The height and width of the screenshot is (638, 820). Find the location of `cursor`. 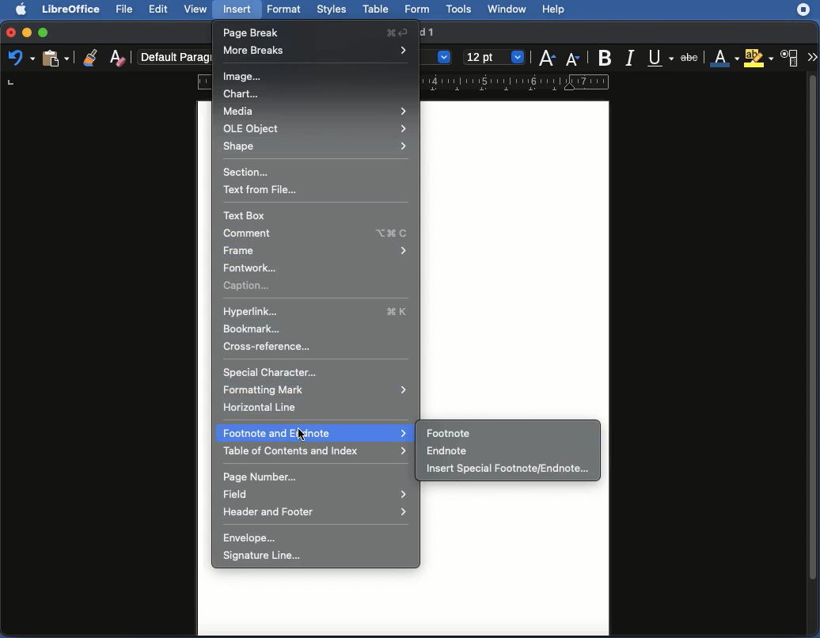

cursor is located at coordinates (299, 433).